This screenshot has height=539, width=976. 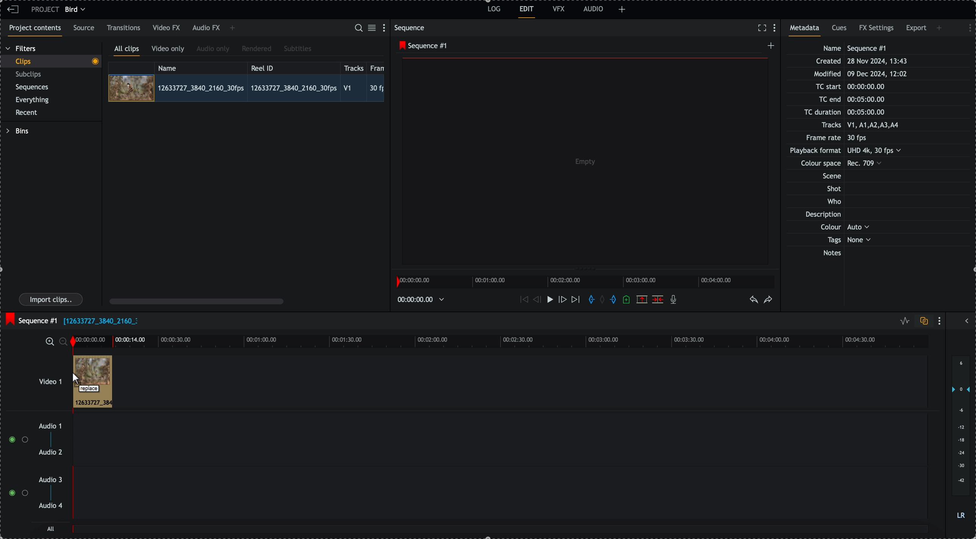 What do you see at coordinates (559, 9) in the screenshot?
I see `VFX` at bounding box center [559, 9].